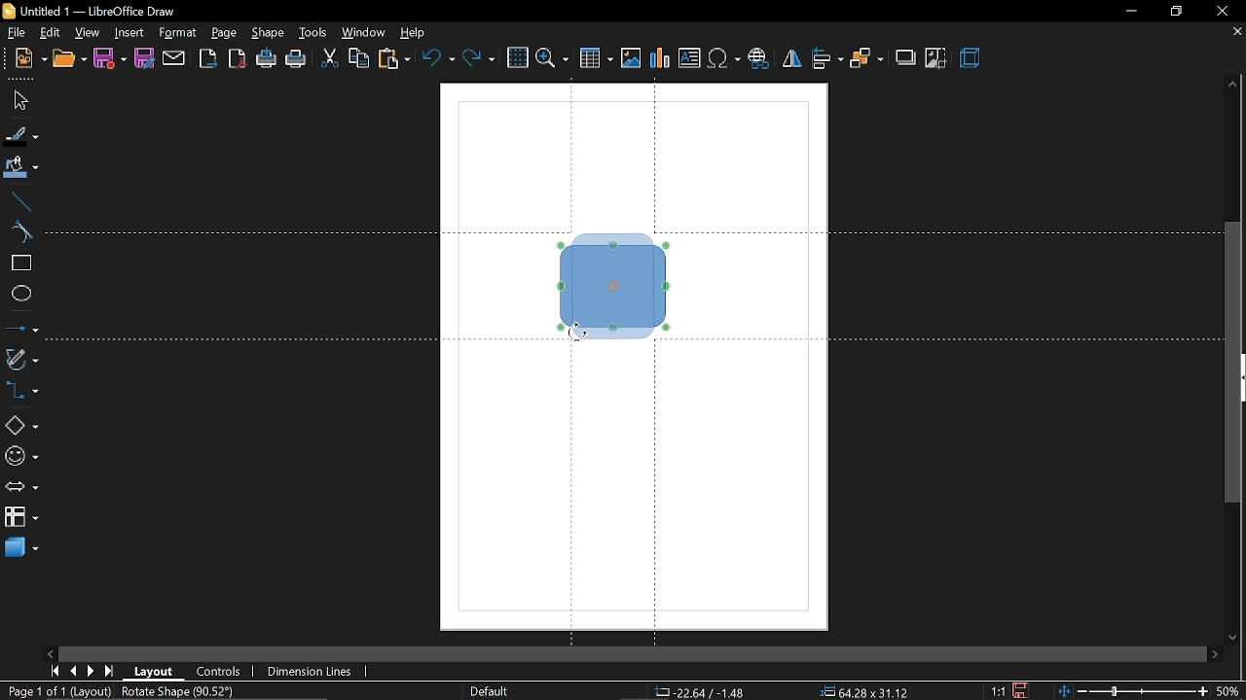  What do you see at coordinates (691, 59) in the screenshot?
I see `insert text` at bounding box center [691, 59].